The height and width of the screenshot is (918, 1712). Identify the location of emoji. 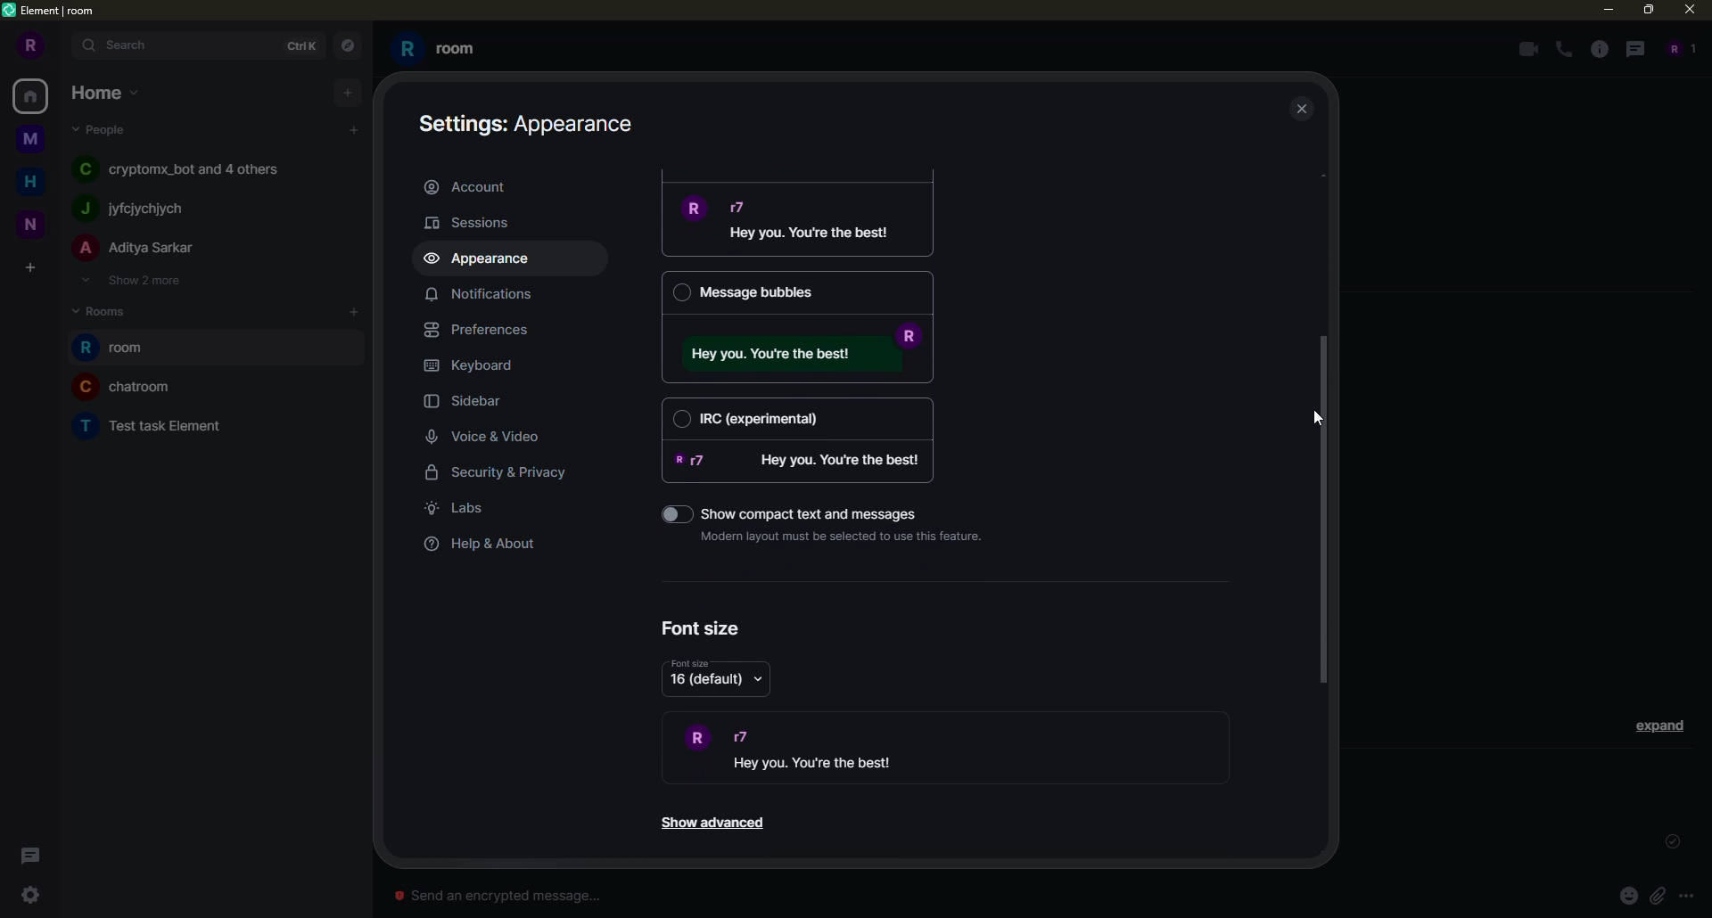
(1628, 895).